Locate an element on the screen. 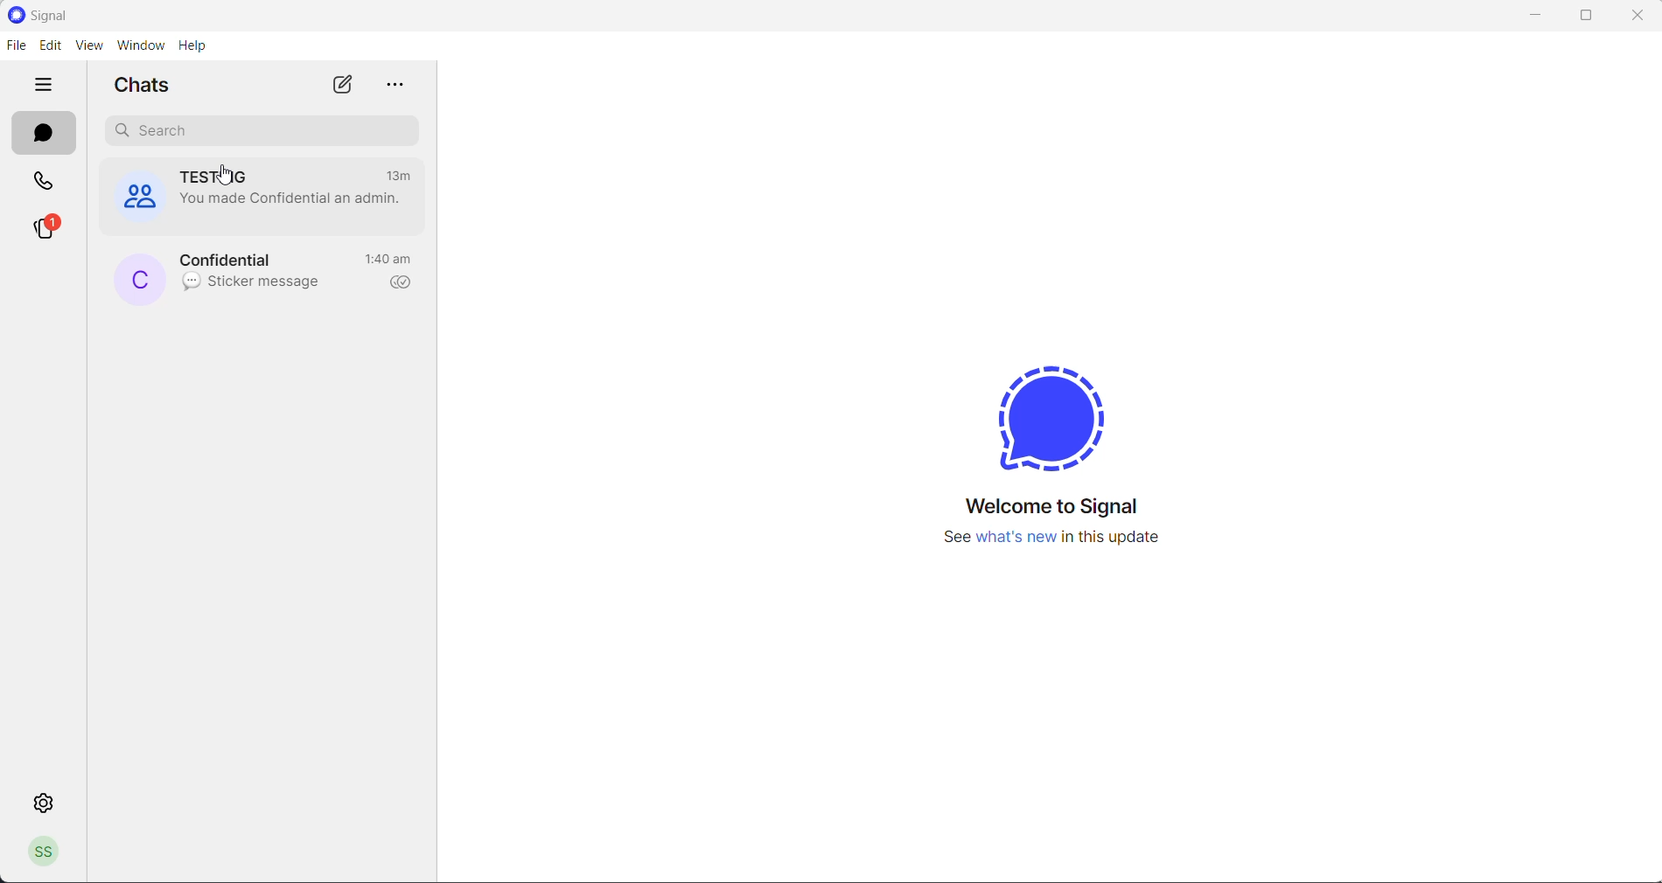 The height and width of the screenshot is (883, 1662). admin change notification is located at coordinates (291, 205).